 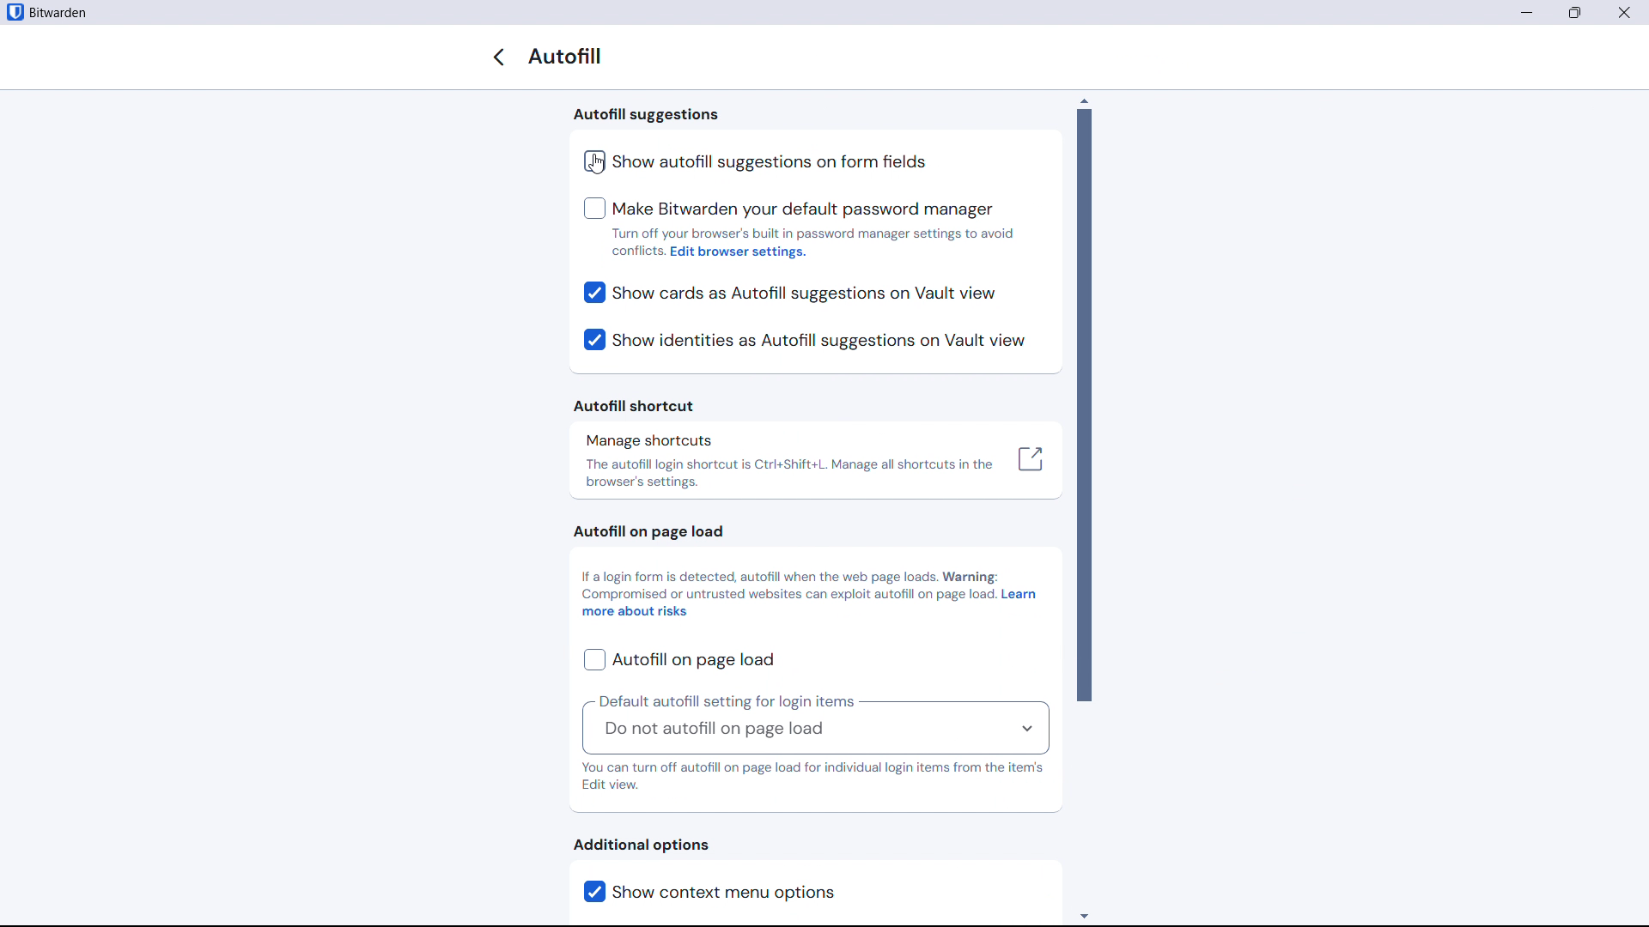 I want to click on If a login from is dictated auto fill when the web page loads. Warning, compromised or untrusted websites can exploit auto fill on page load, so click(x=788, y=585).